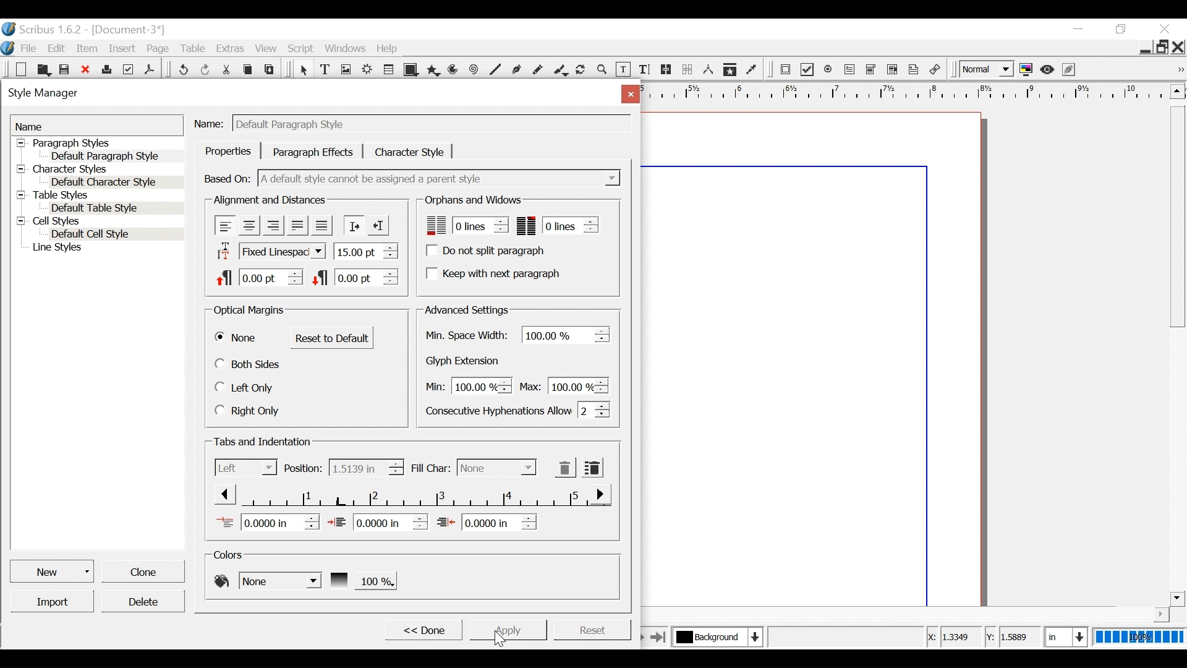 The width and height of the screenshot is (1187, 668). What do you see at coordinates (466, 361) in the screenshot?
I see `Glyph extension` at bounding box center [466, 361].